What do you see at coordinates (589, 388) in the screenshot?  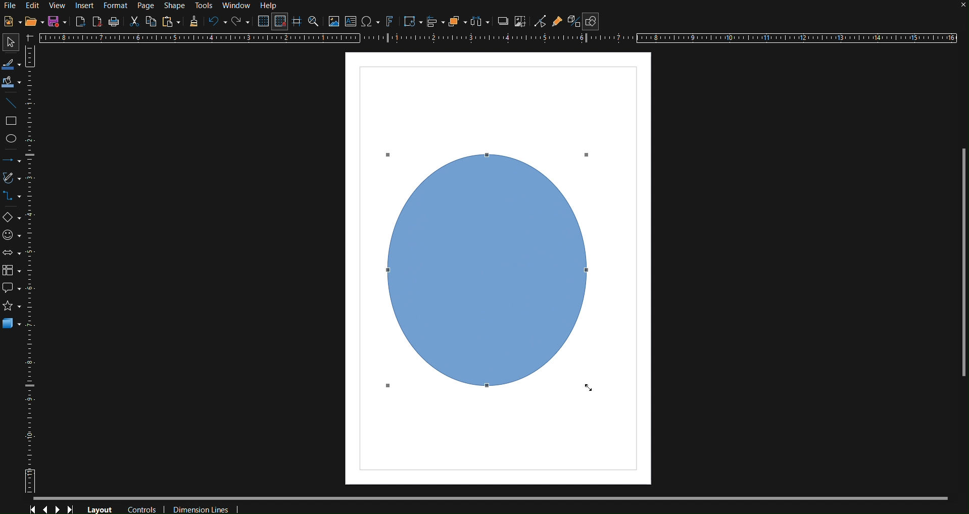 I see `Cursor` at bounding box center [589, 388].